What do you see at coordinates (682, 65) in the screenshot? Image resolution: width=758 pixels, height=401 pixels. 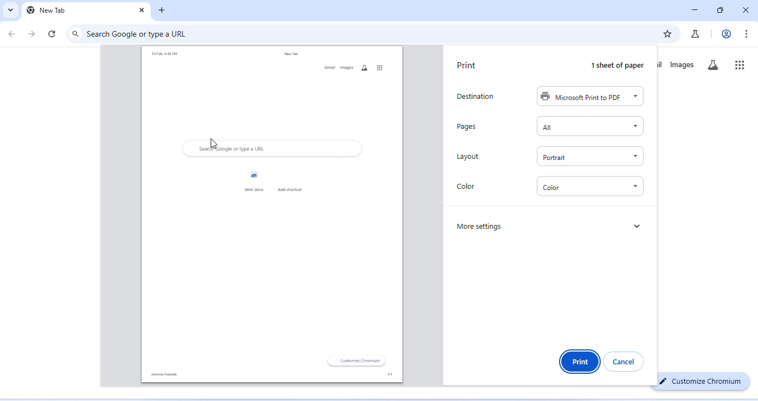 I see `images` at bounding box center [682, 65].